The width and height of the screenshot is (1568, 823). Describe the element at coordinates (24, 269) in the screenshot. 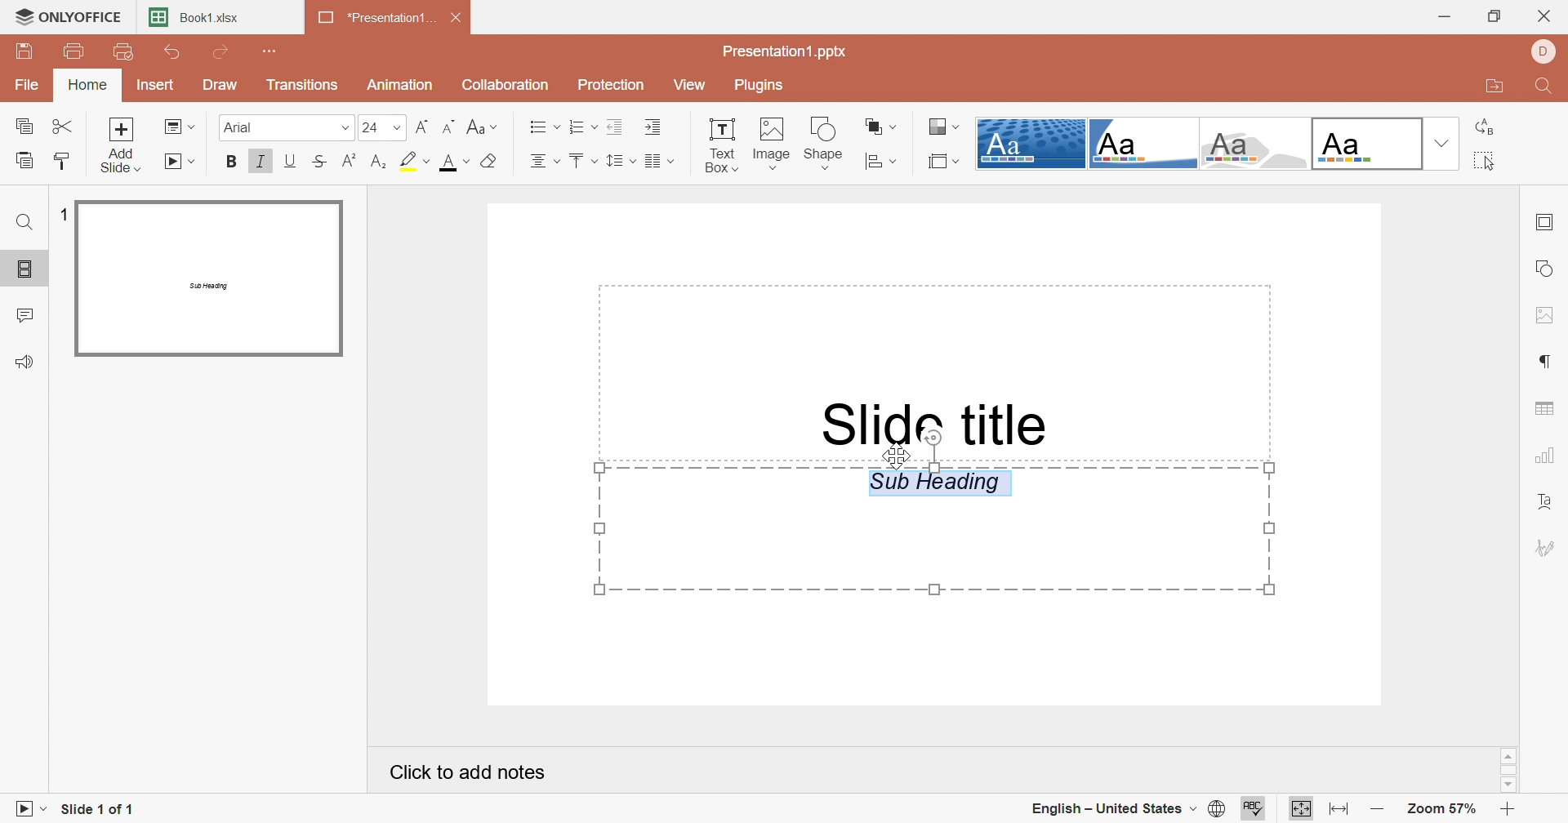

I see `Slides` at that location.